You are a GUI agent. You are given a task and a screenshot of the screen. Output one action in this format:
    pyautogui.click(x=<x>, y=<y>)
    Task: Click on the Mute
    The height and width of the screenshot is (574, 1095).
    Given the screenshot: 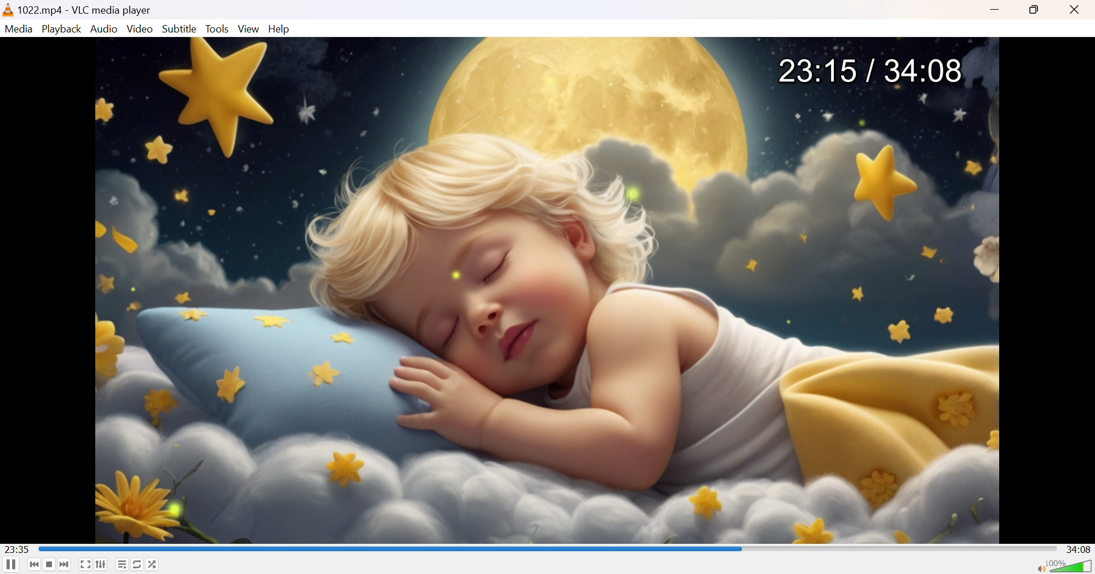 What is the action you would take?
    pyautogui.click(x=1039, y=568)
    